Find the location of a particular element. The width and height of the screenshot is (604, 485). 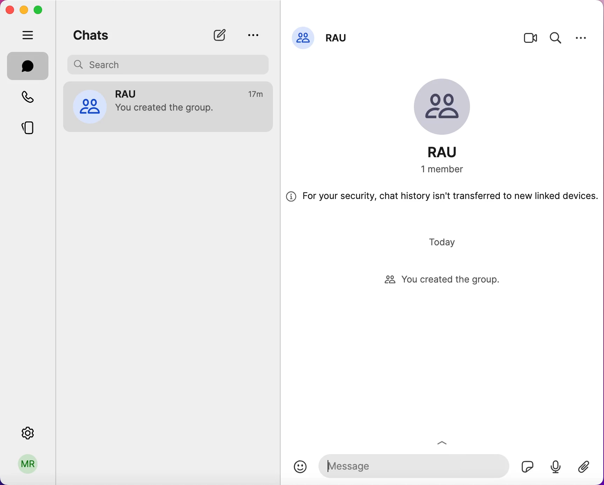

sticker is located at coordinates (525, 465).